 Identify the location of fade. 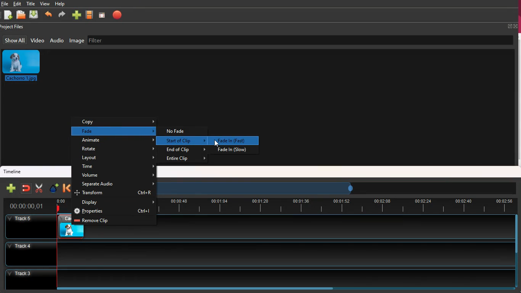
(118, 131).